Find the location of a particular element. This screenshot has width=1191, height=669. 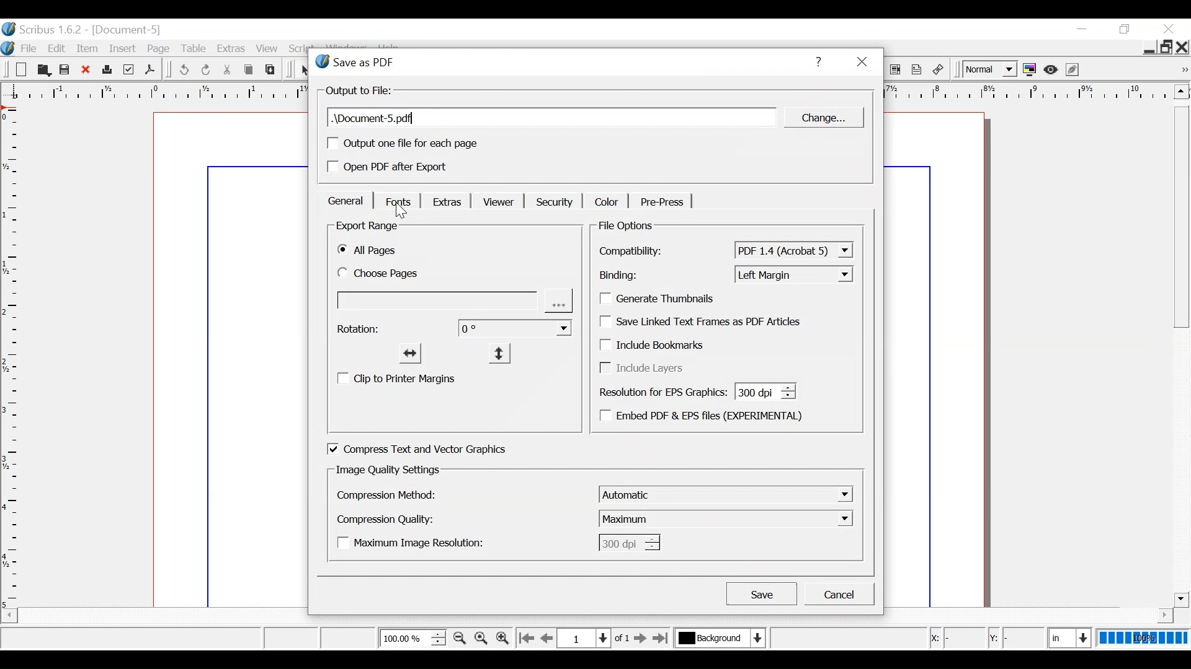

Binding dropdown is located at coordinates (794, 274).